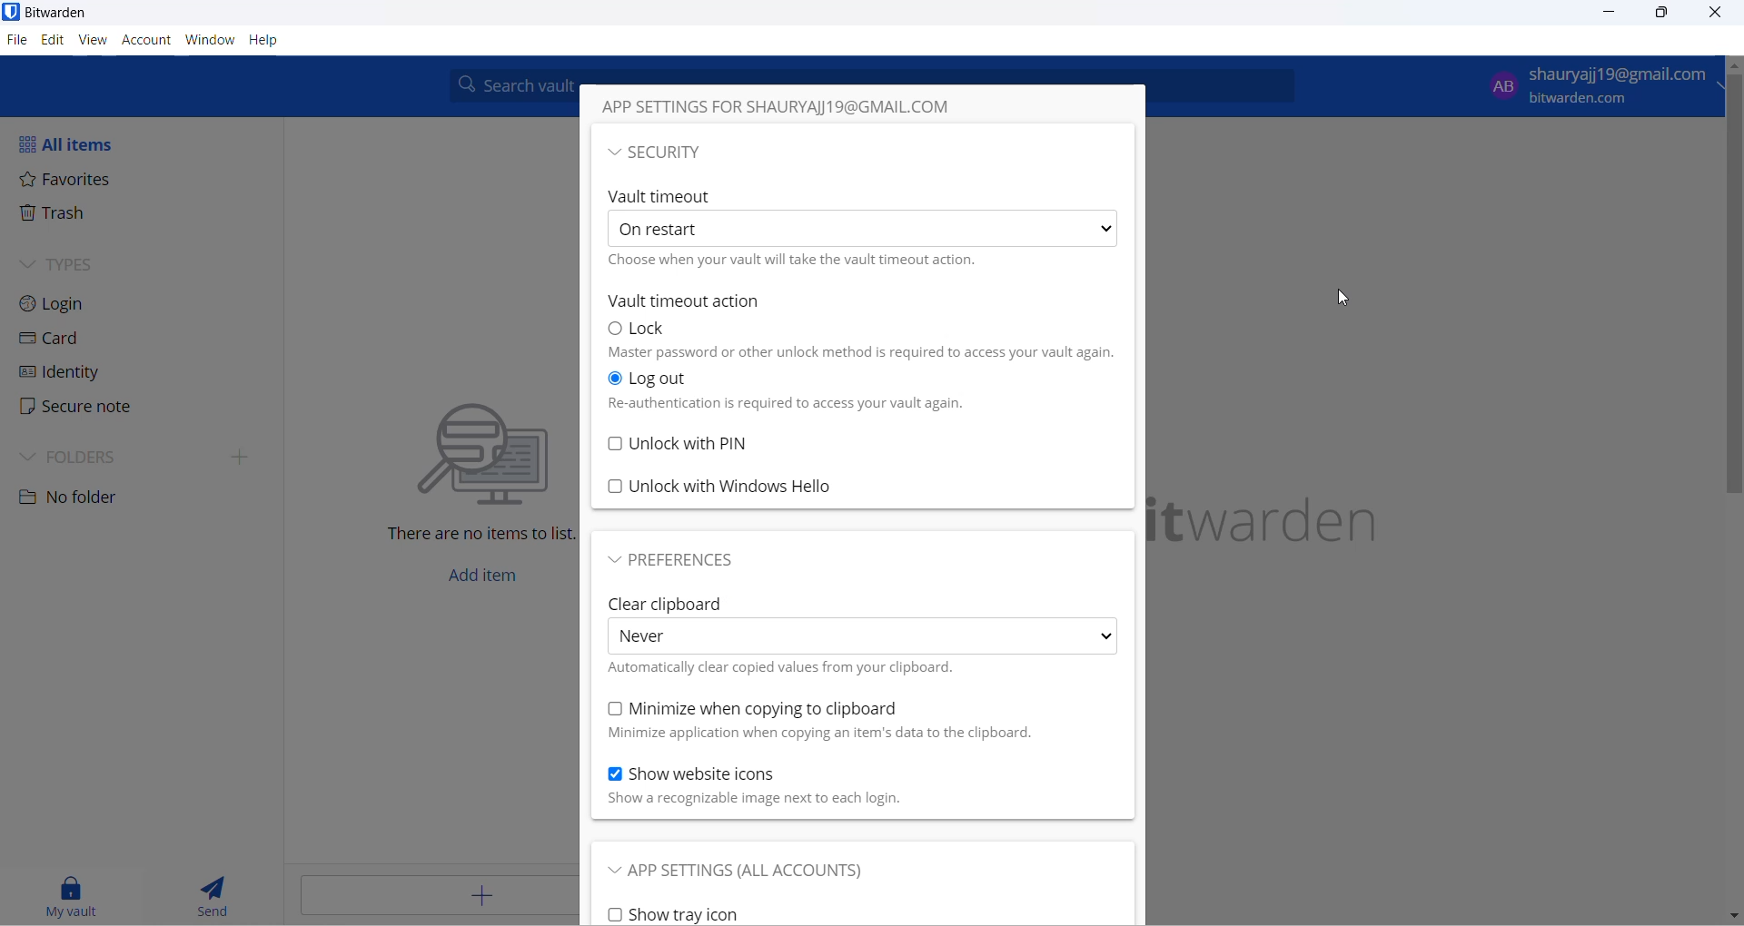 The image size is (1744, 926). What do you see at coordinates (1105, 231) in the screenshot?
I see `more options` at bounding box center [1105, 231].